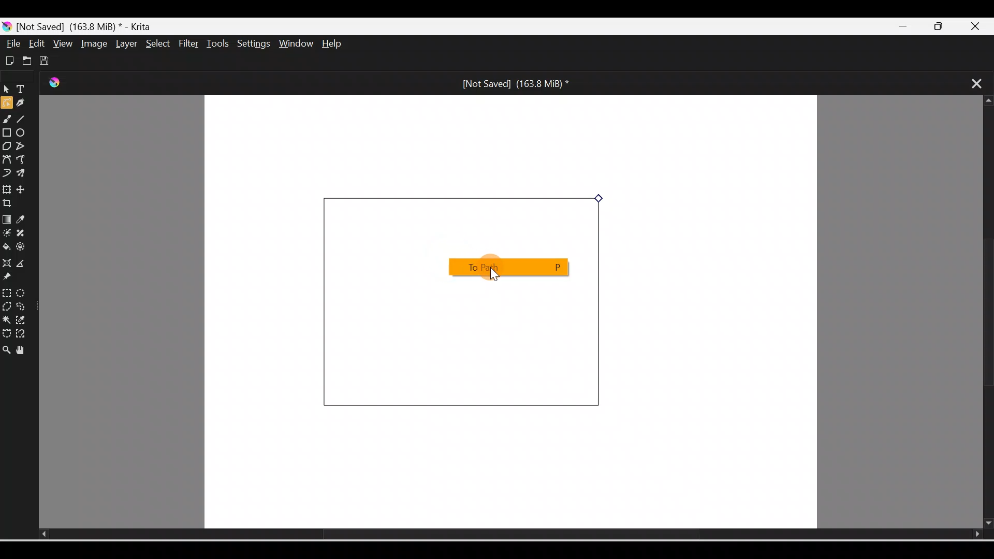 The width and height of the screenshot is (994, 559). What do you see at coordinates (124, 44) in the screenshot?
I see `Layer` at bounding box center [124, 44].